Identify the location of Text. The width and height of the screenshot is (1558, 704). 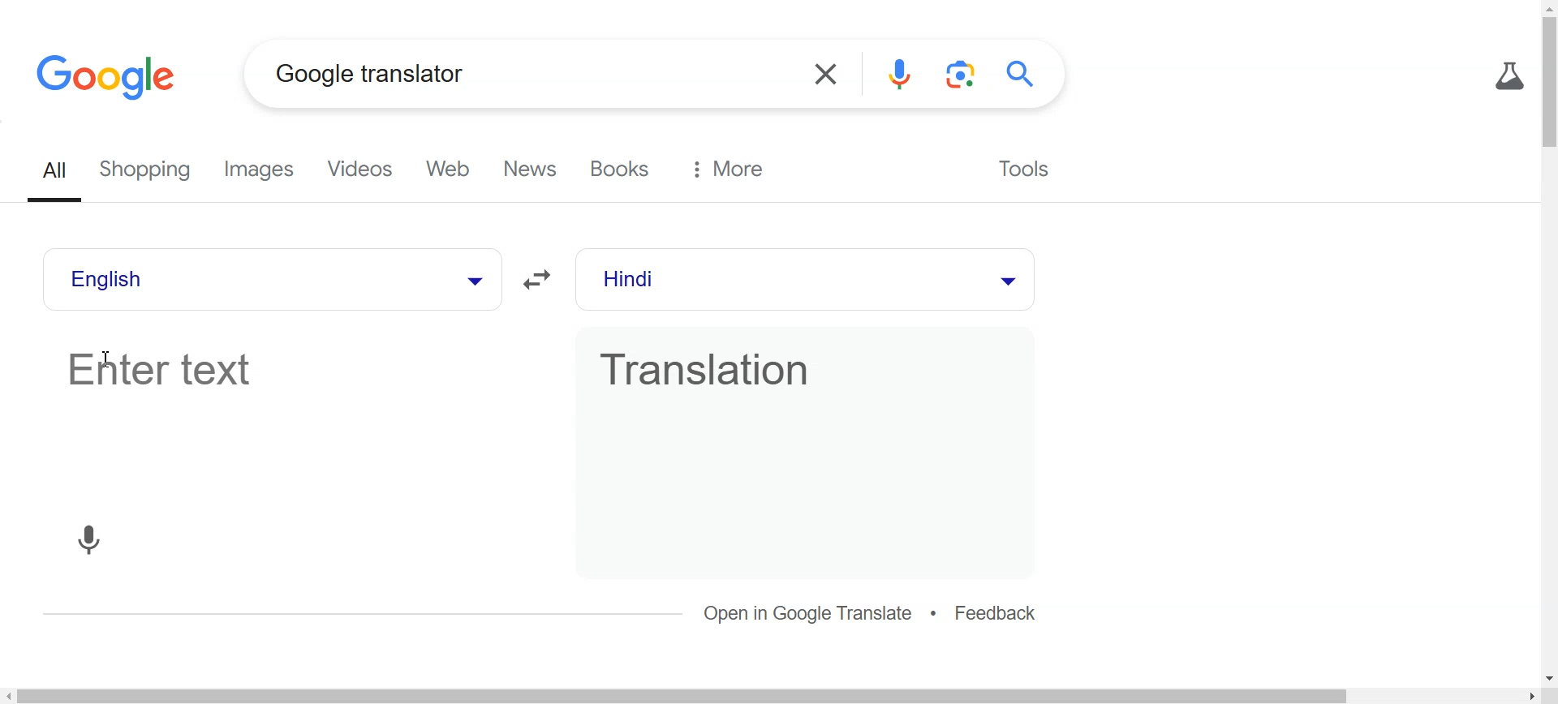
(370, 73).